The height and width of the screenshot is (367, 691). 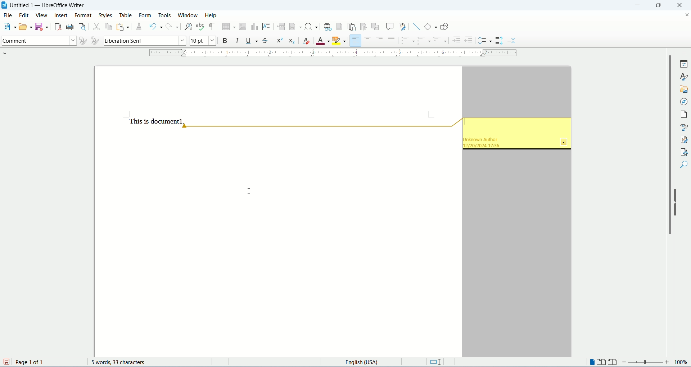 What do you see at coordinates (683, 362) in the screenshot?
I see `zoom percent` at bounding box center [683, 362].